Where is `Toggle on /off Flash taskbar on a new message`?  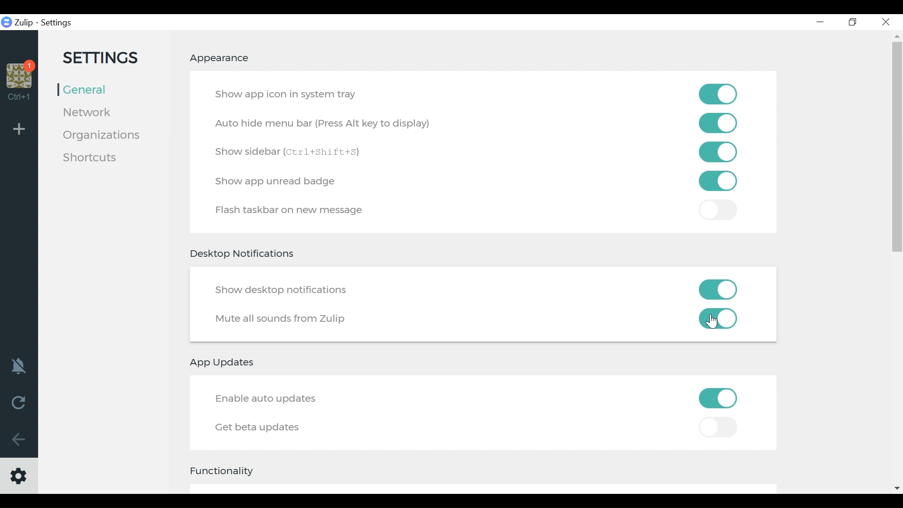 Toggle on /off Flash taskbar on a new message is located at coordinates (717, 181).